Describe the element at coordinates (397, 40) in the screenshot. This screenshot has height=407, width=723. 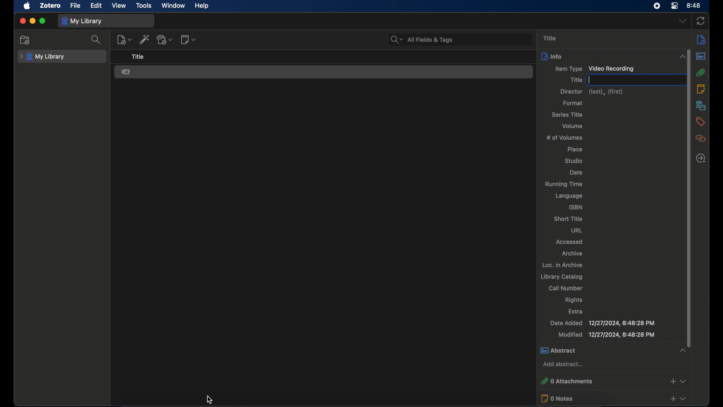
I see `search dropdown` at that location.